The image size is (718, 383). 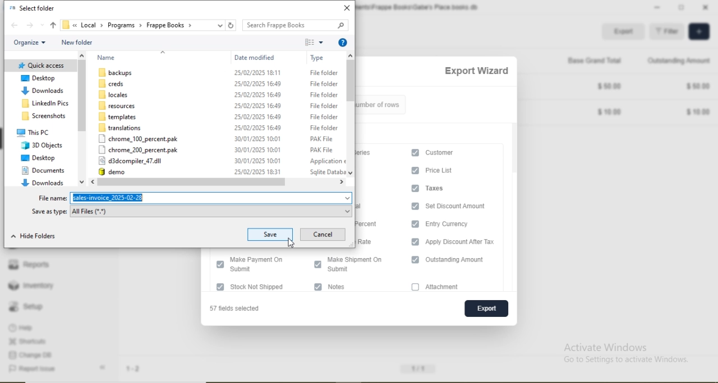 I want to click on backups, so click(x=118, y=73).